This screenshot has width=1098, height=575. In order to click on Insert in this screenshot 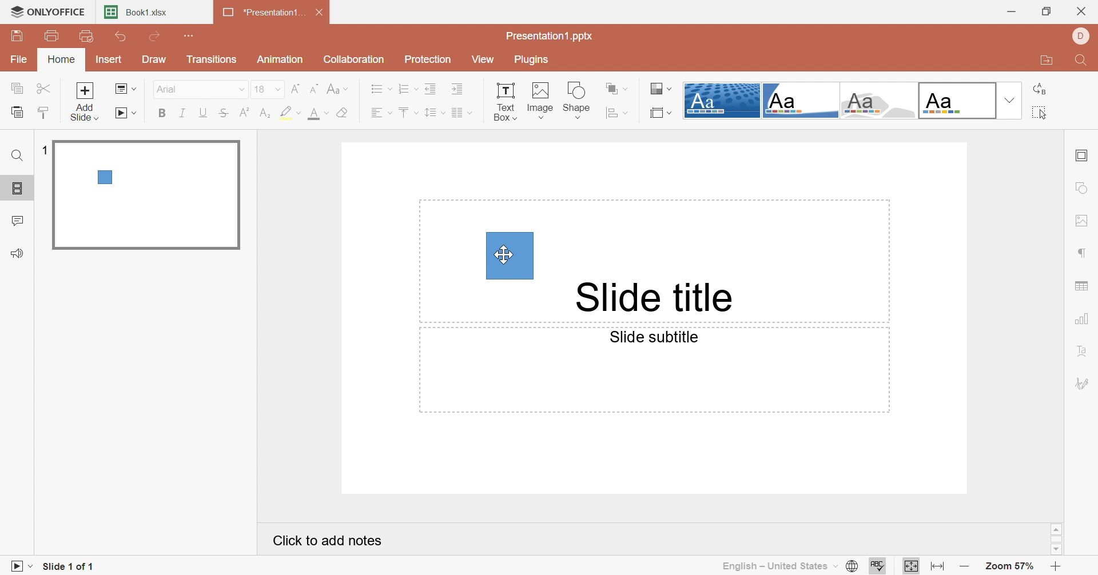, I will do `click(109, 62)`.